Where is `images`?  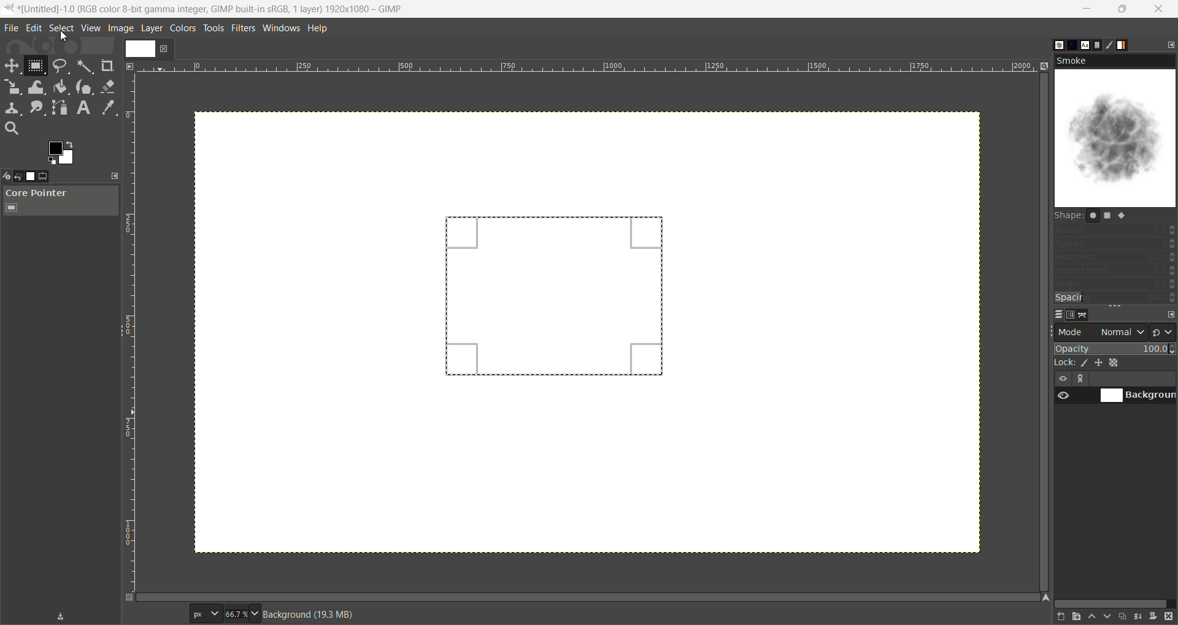
images is located at coordinates (29, 176).